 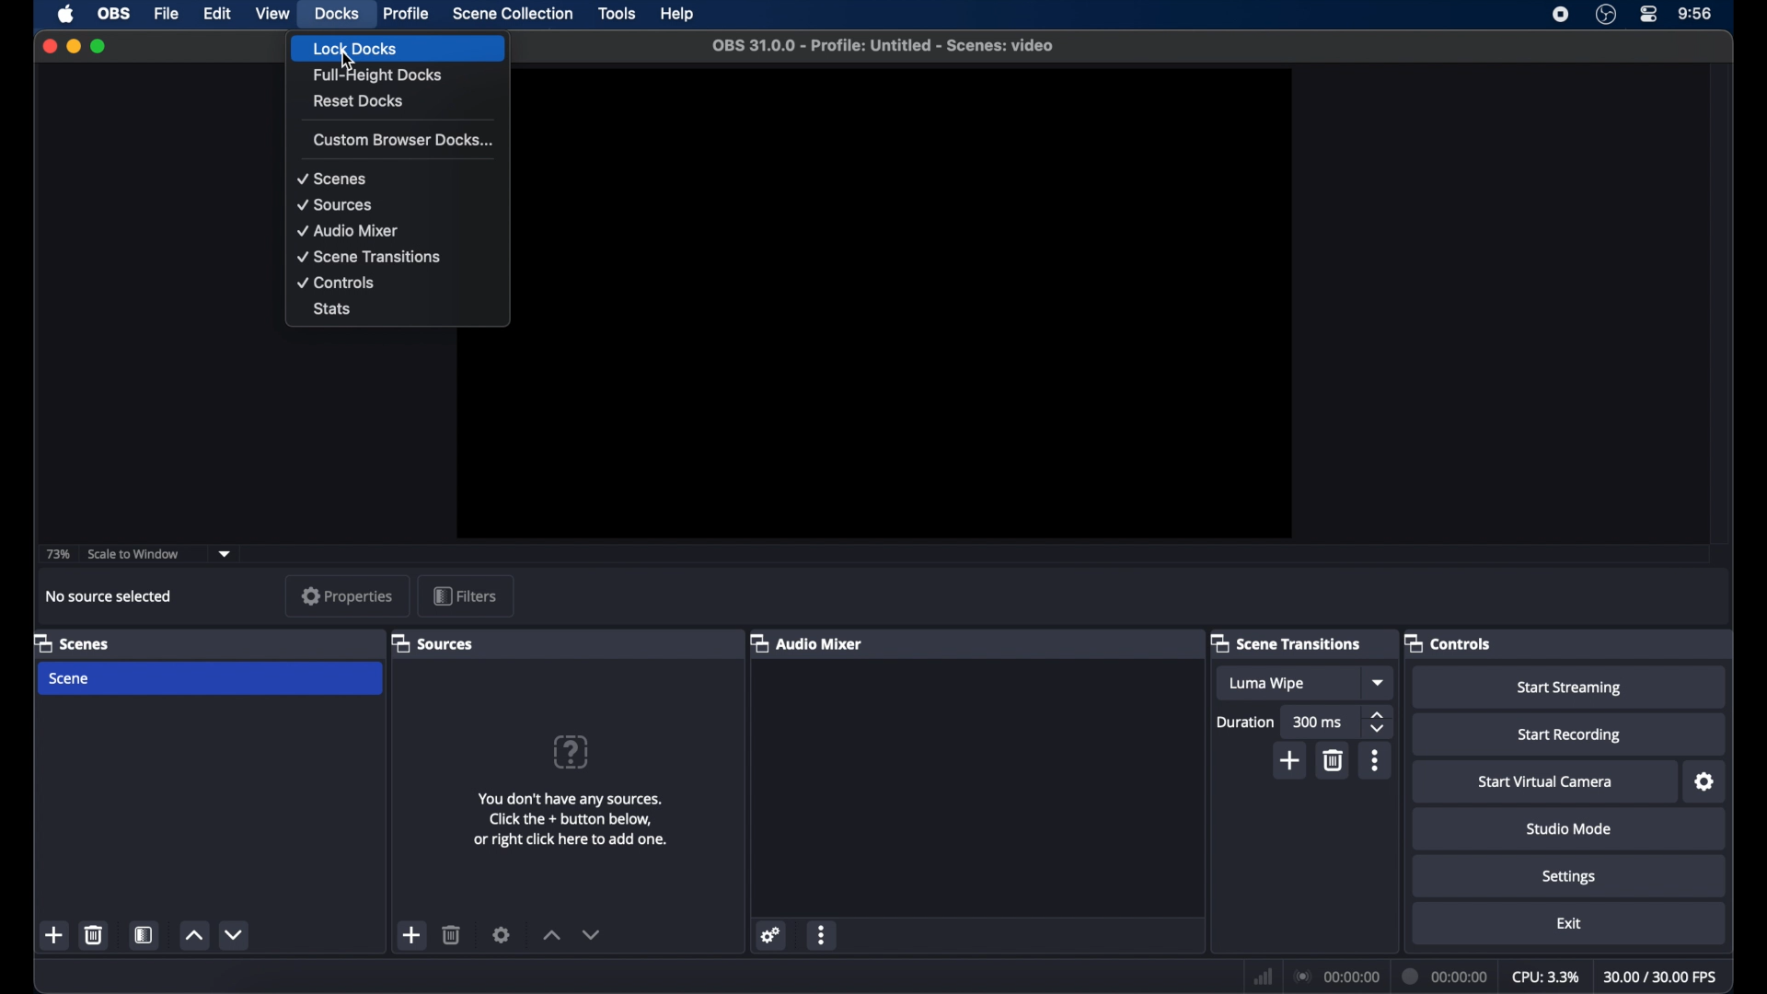 I want to click on settings, so click(x=502, y=934).